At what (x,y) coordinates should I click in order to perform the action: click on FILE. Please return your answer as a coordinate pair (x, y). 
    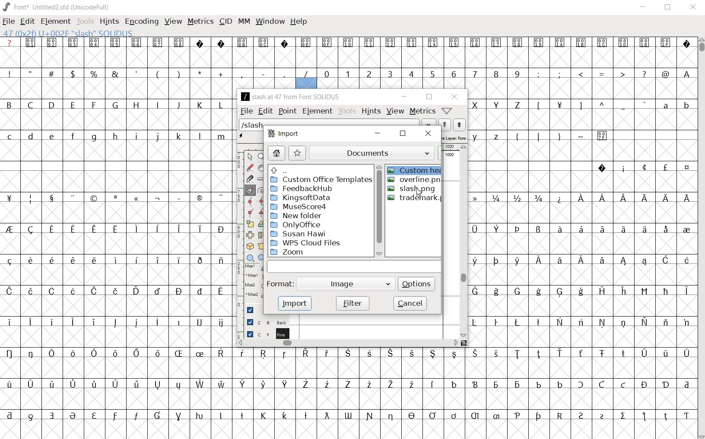
    Looking at the image, I should click on (10, 22).